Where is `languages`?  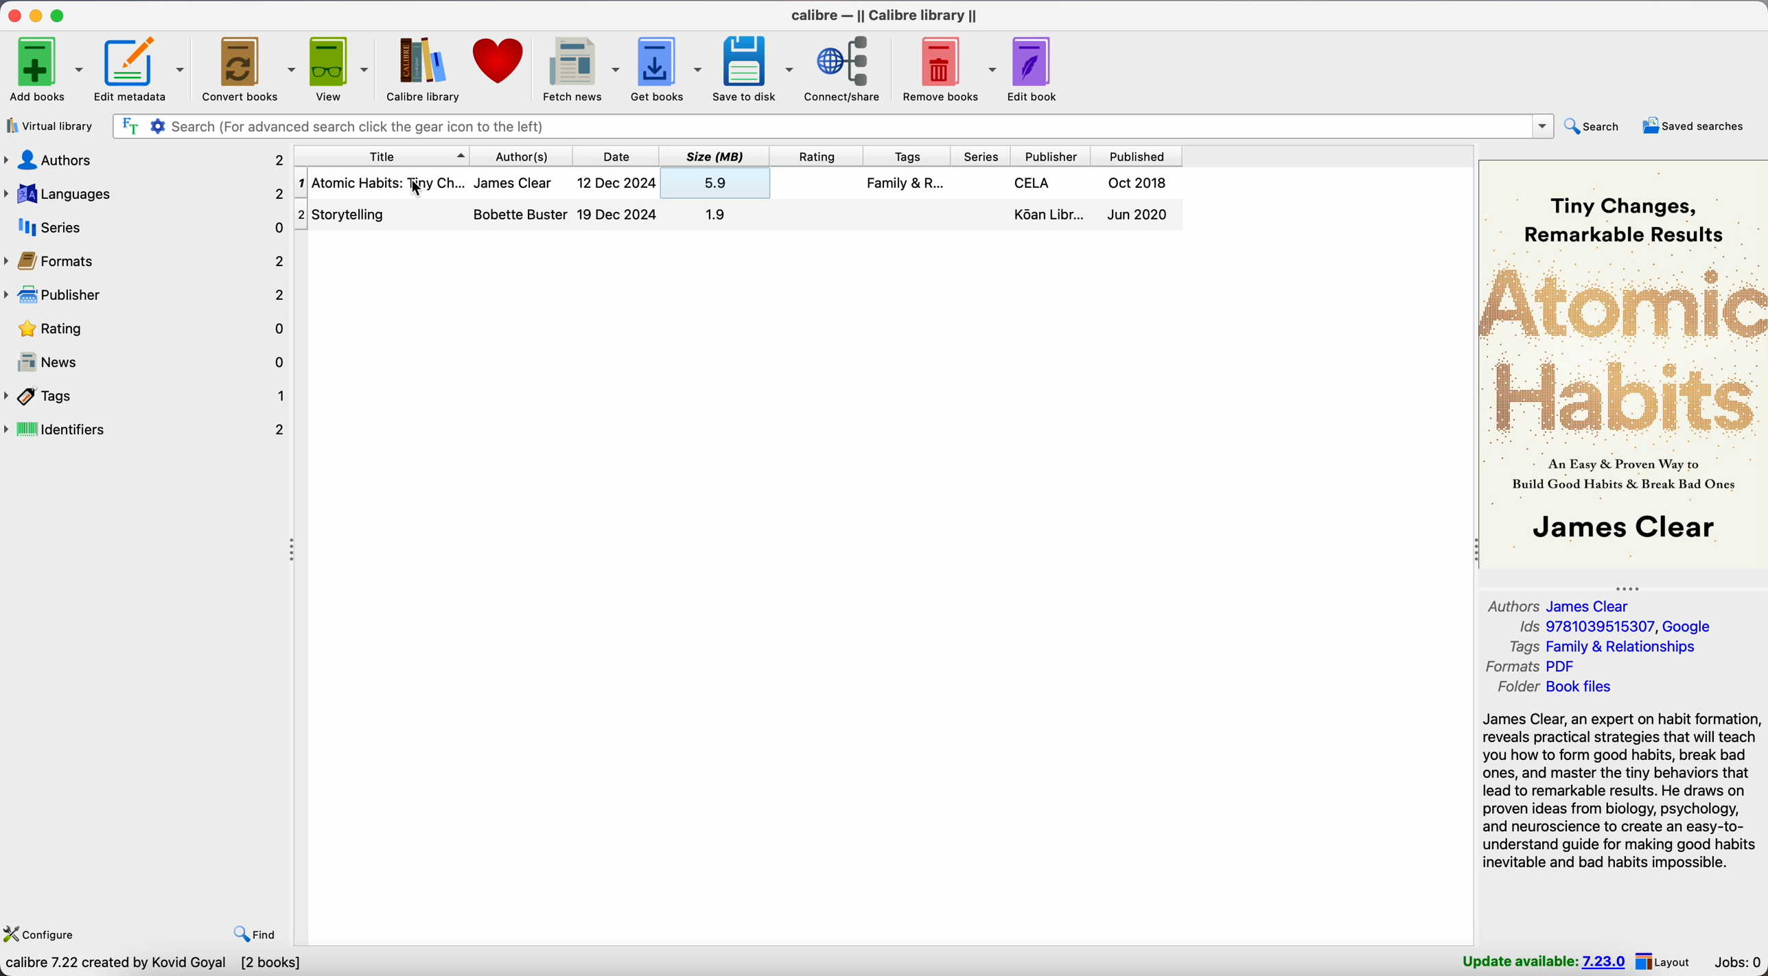 languages is located at coordinates (146, 193).